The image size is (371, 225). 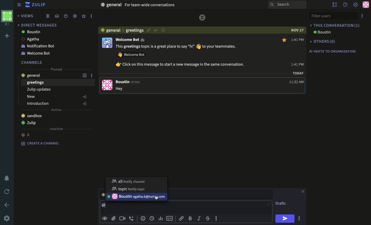 What do you see at coordinates (161, 219) in the screenshot?
I see `chart` at bounding box center [161, 219].